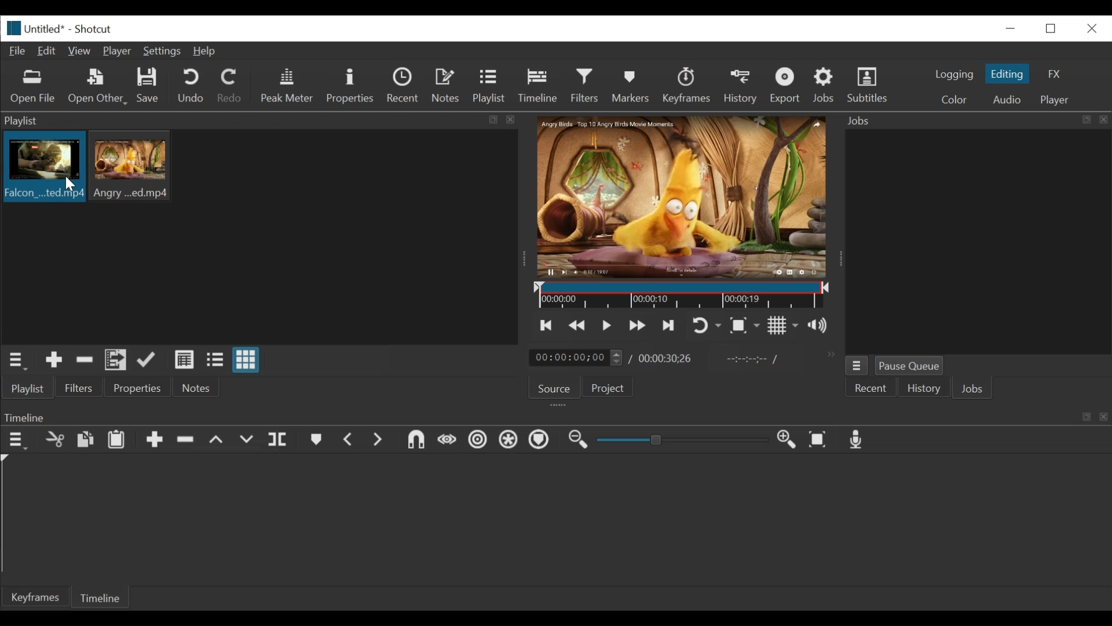 Image resolution: width=1112 pixels, height=626 pixels. Describe the element at coordinates (43, 166) in the screenshot. I see `clip` at that location.